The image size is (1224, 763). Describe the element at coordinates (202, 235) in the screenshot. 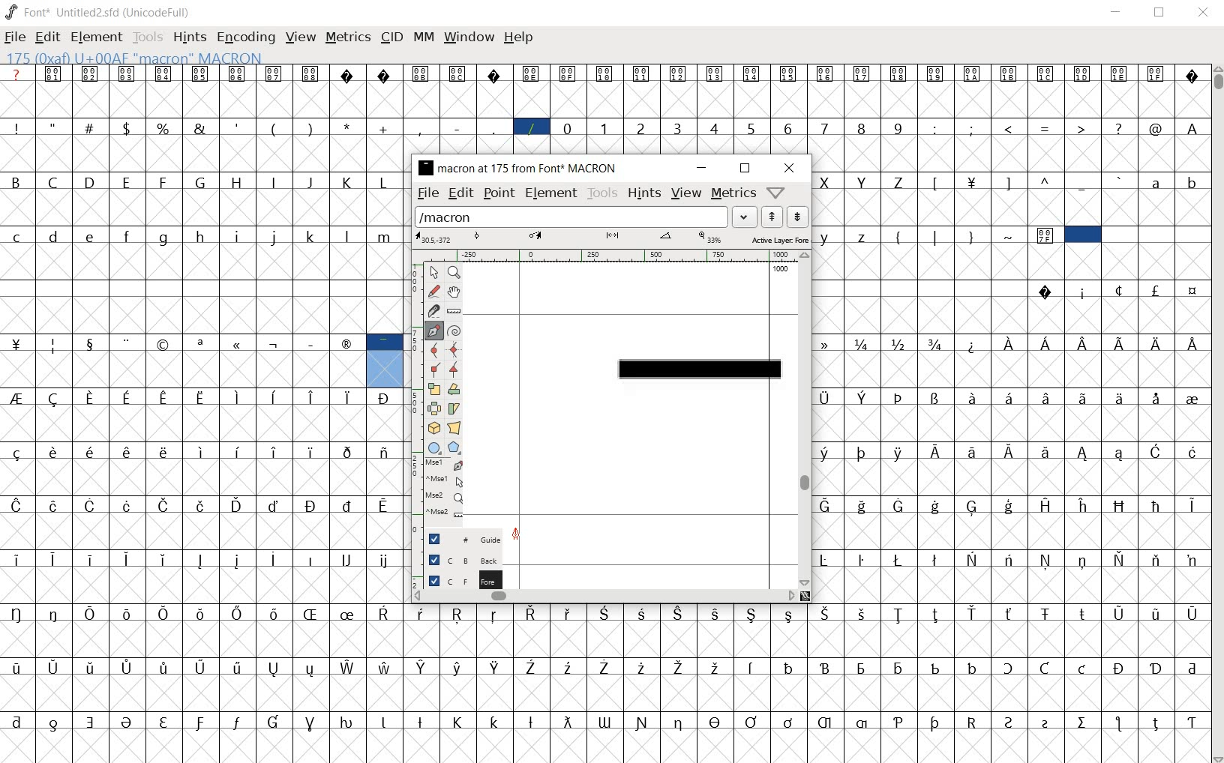

I see `h` at that location.